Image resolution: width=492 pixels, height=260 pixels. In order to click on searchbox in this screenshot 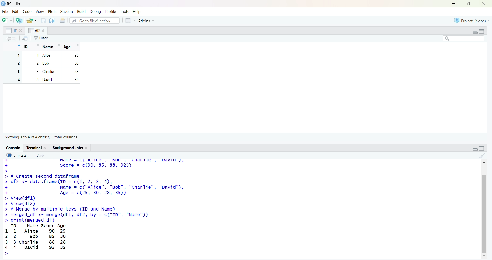, I will do `click(464, 38)`.